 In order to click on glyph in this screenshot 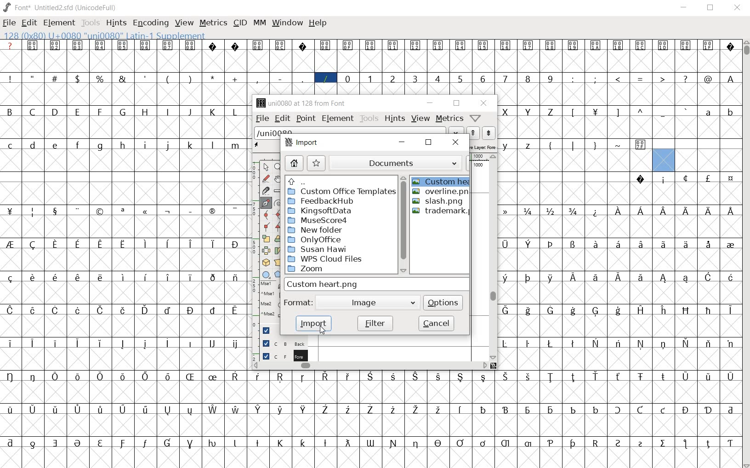, I will do `click(123, 377)`.